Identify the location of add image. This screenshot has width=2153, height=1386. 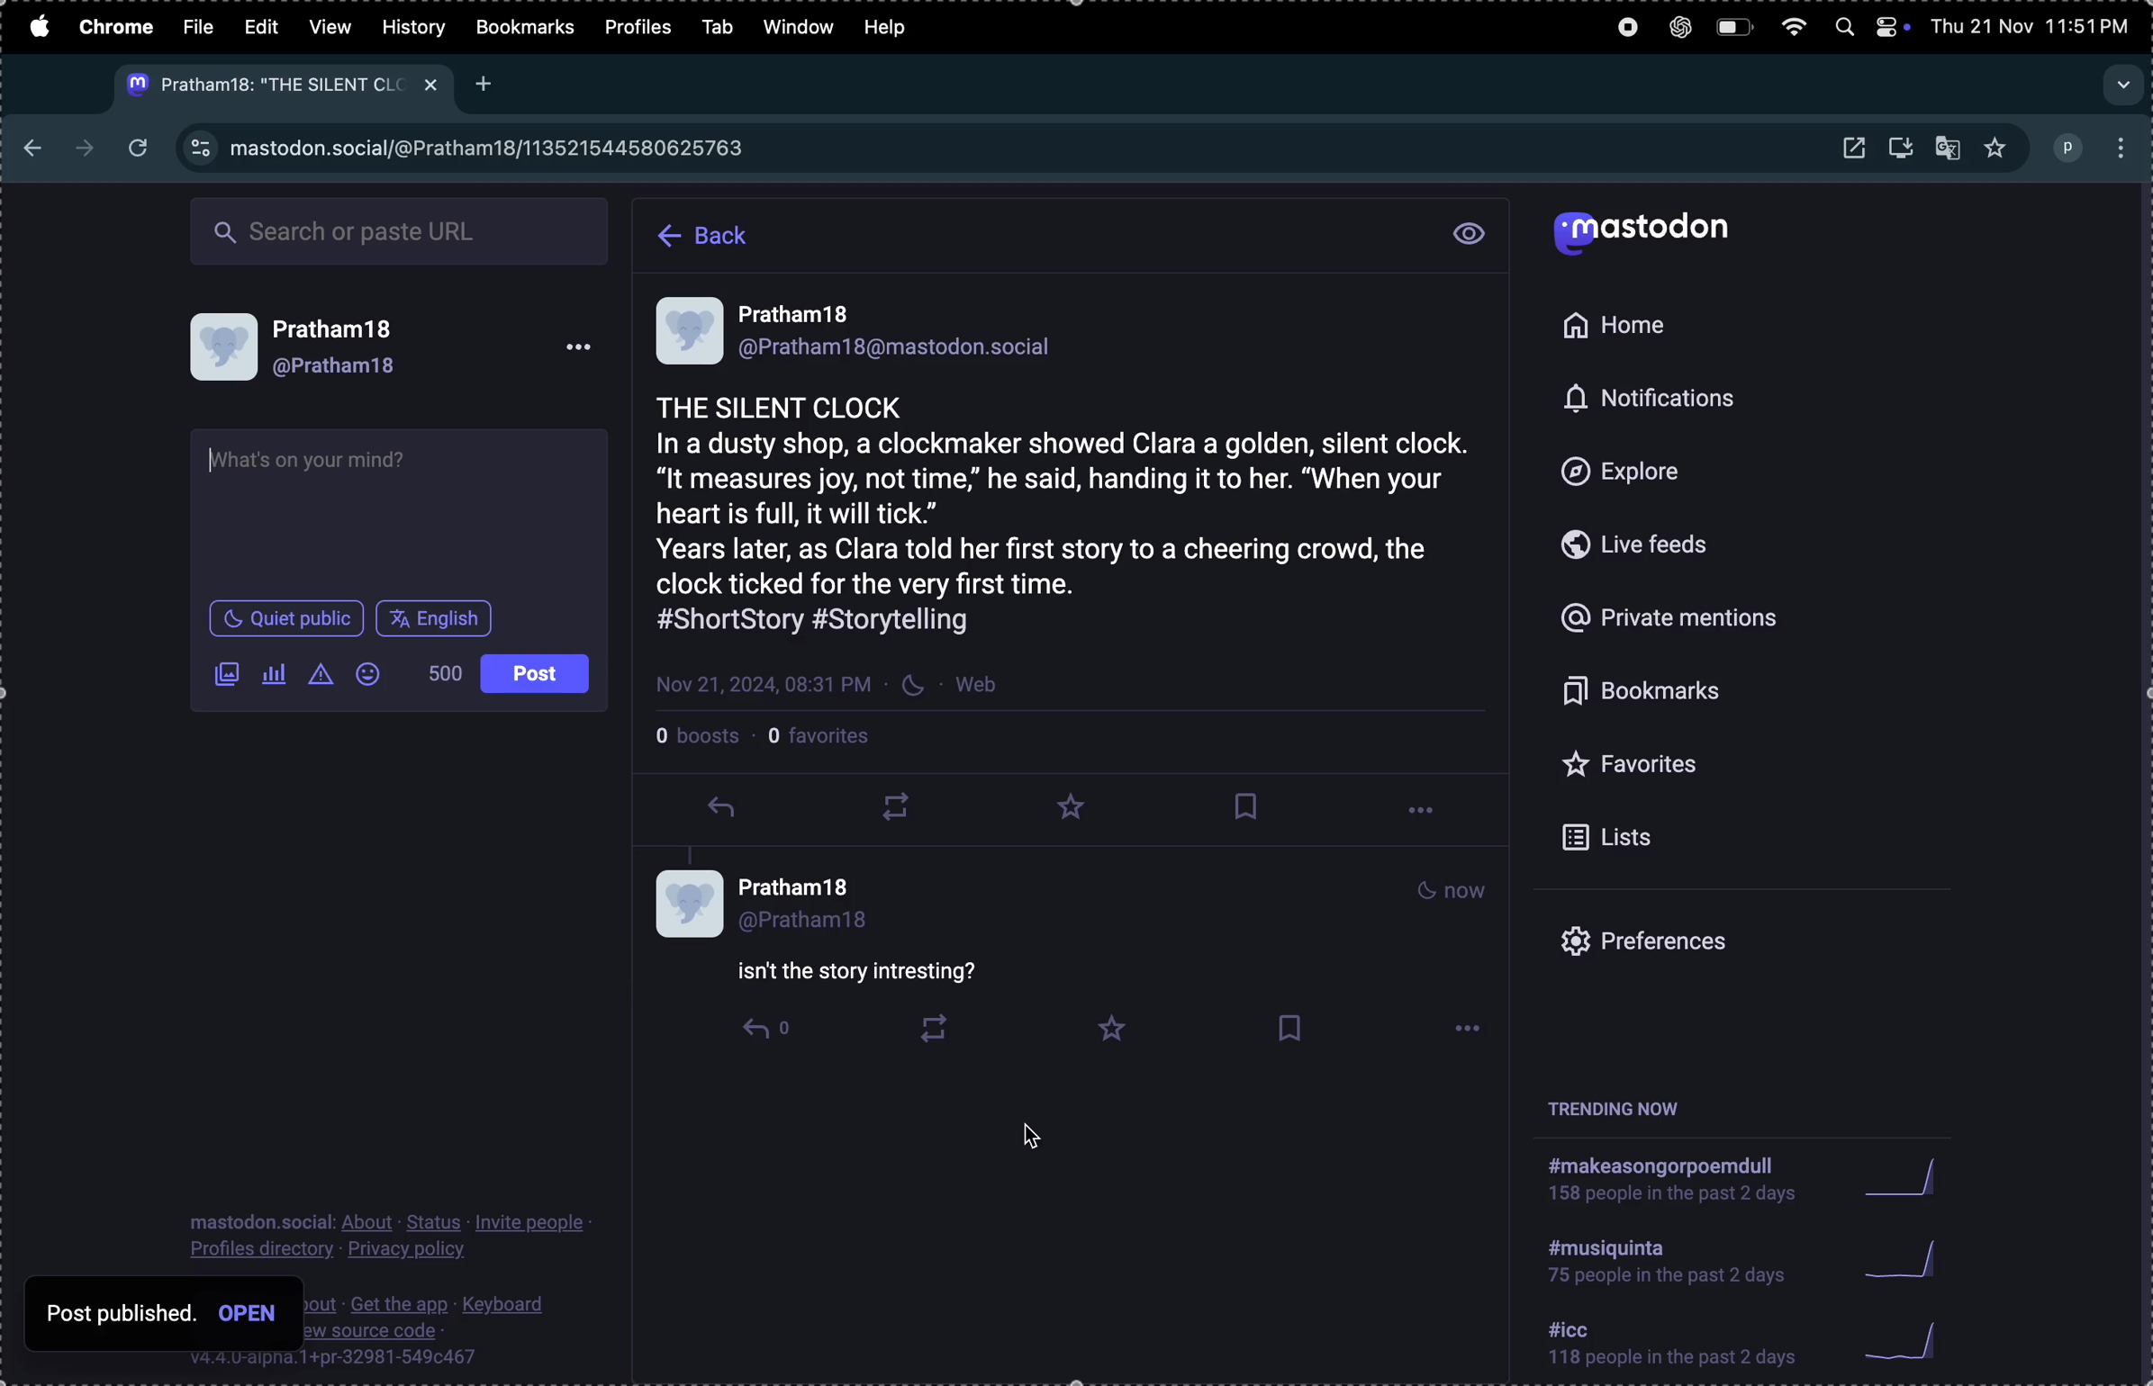
(222, 681).